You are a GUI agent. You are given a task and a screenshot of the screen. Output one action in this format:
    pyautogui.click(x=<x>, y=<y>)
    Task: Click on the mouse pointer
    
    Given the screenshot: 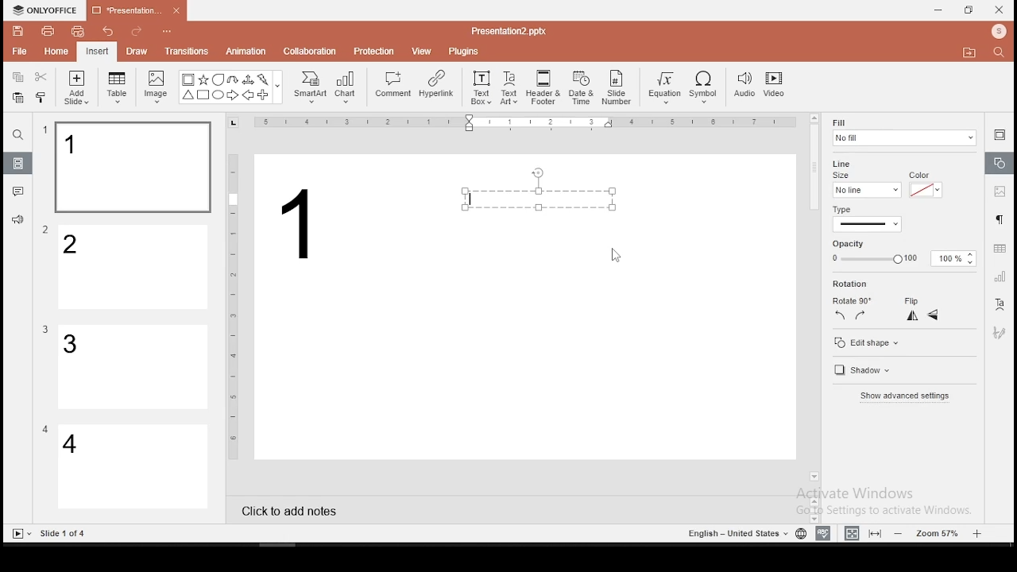 What is the action you would take?
    pyautogui.click(x=617, y=255)
    